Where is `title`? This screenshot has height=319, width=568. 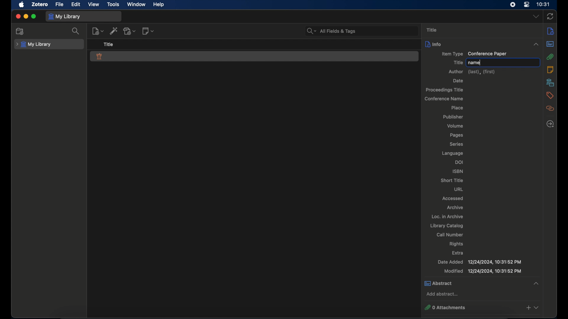
title is located at coordinates (458, 62).